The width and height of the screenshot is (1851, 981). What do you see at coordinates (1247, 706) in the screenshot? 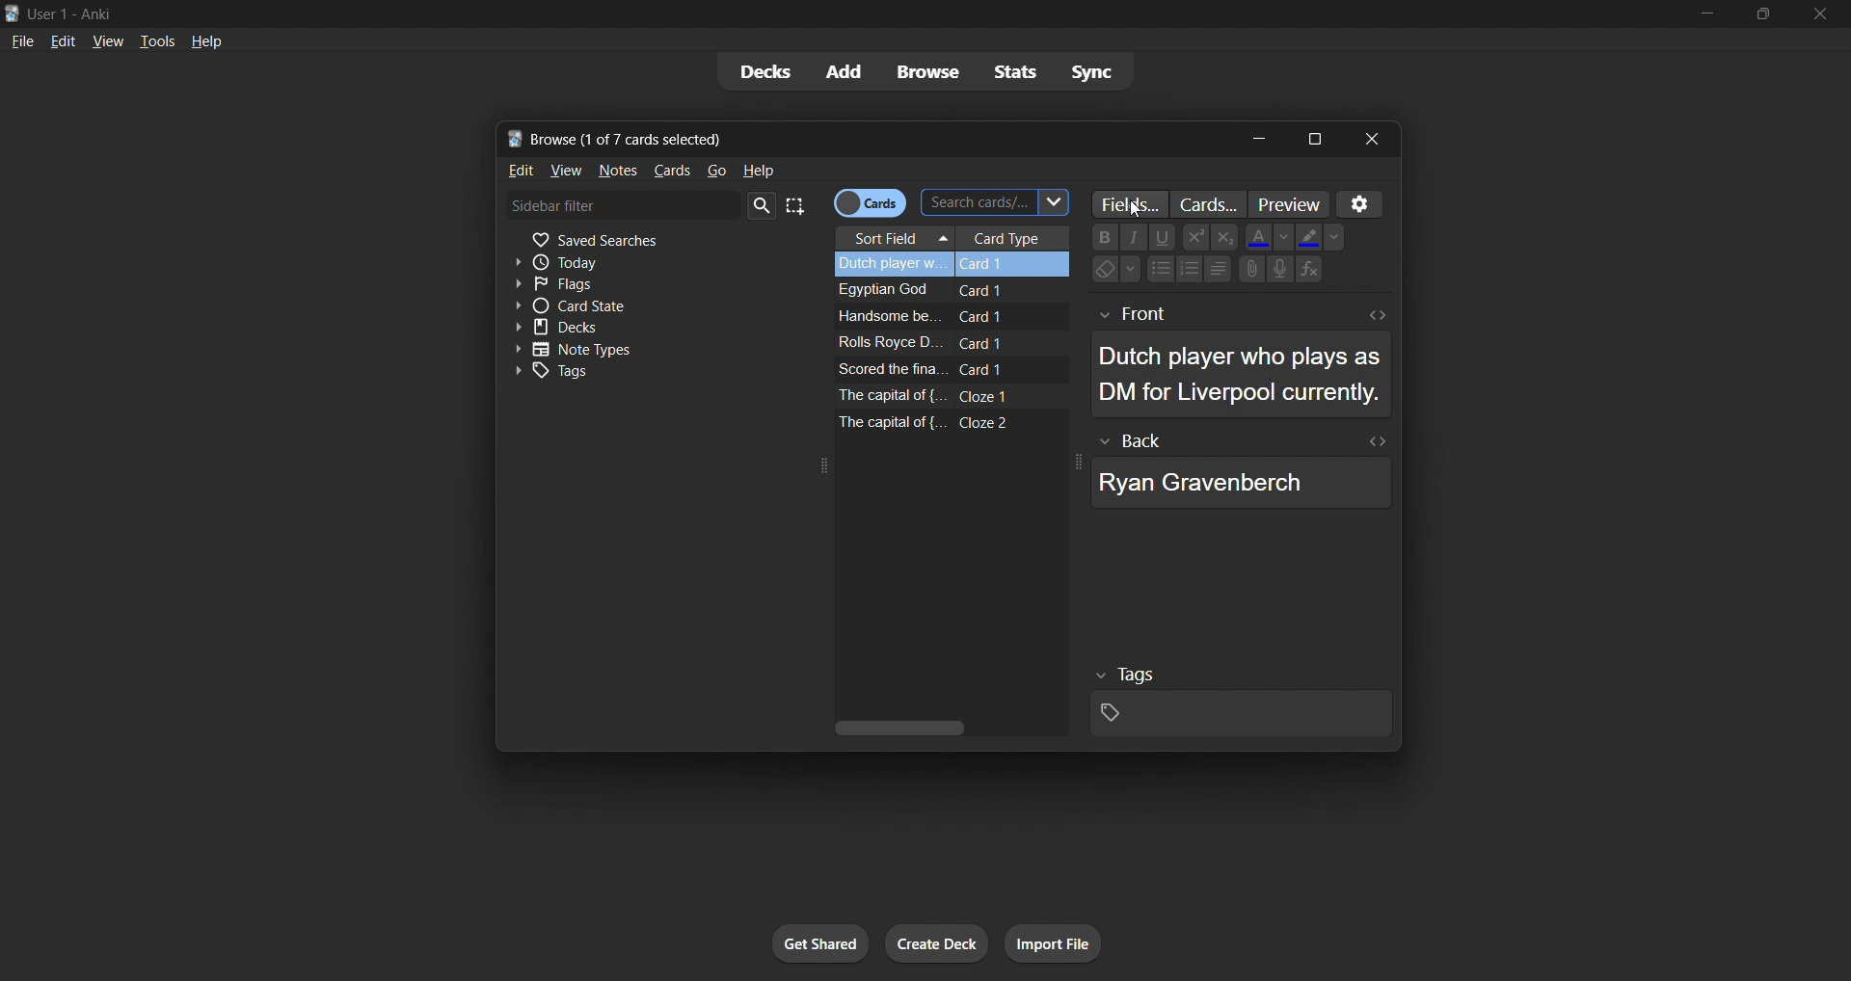
I see `selected card tags` at bounding box center [1247, 706].